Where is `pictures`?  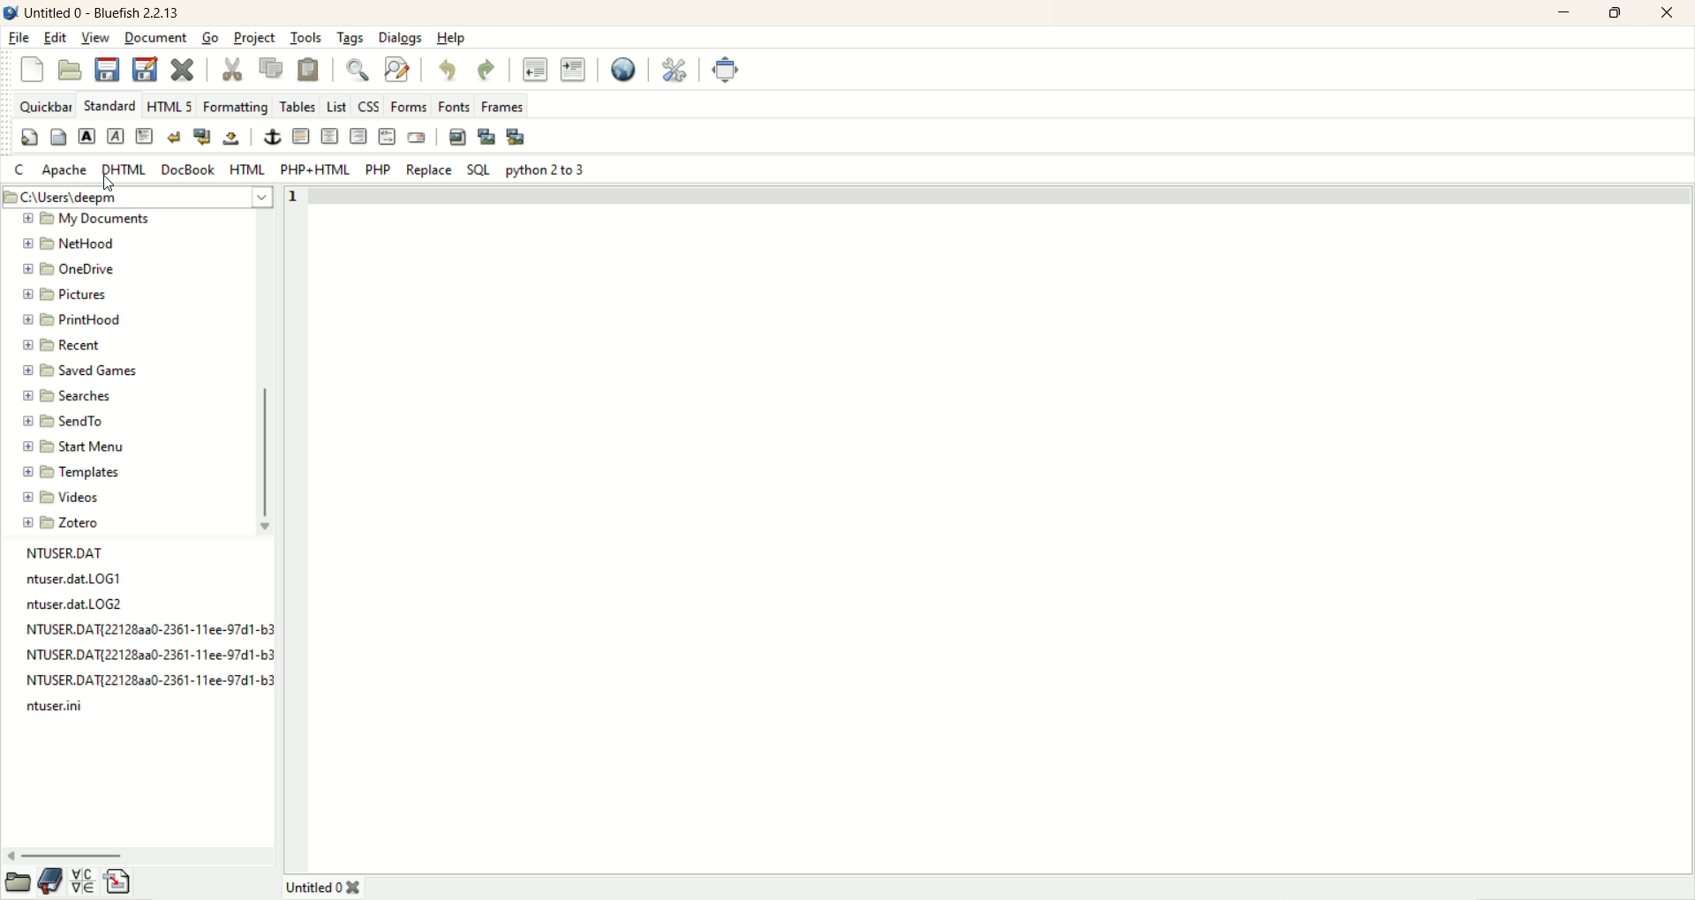
pictures is located at coordinates (67, 293).